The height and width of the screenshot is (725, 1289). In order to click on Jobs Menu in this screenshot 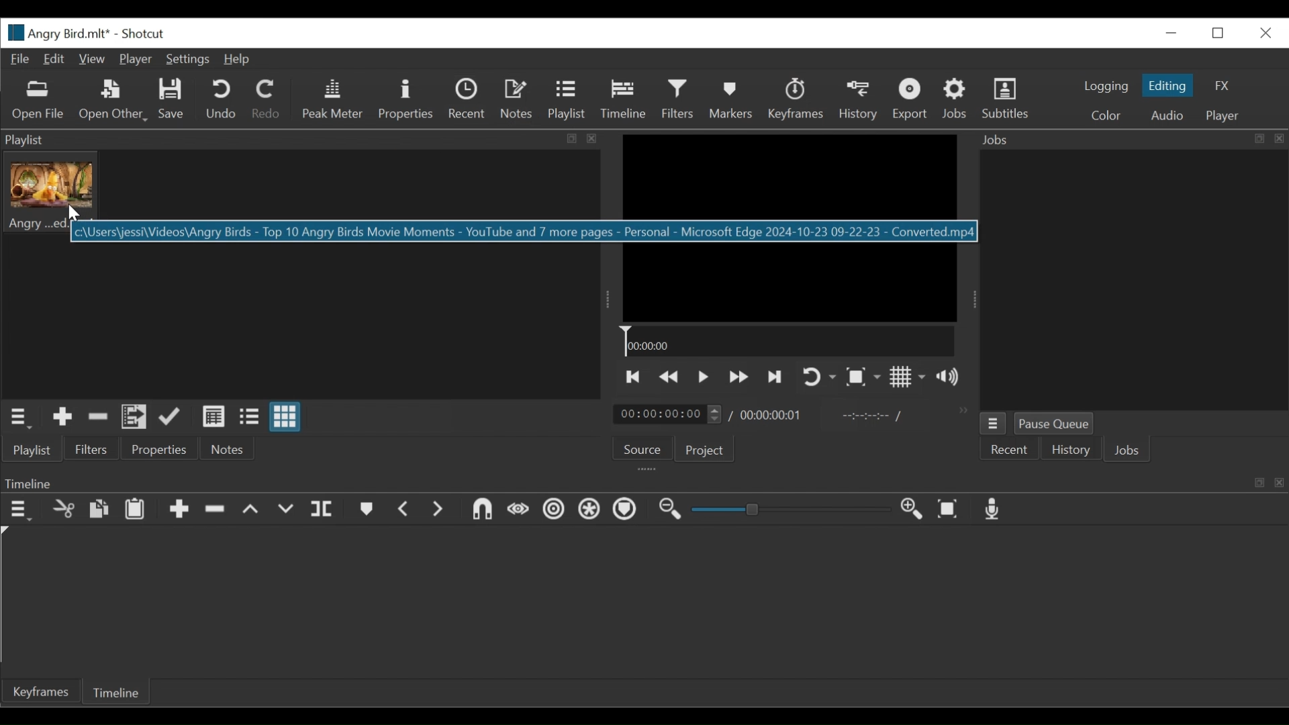, I will do `click(993, 425)`.